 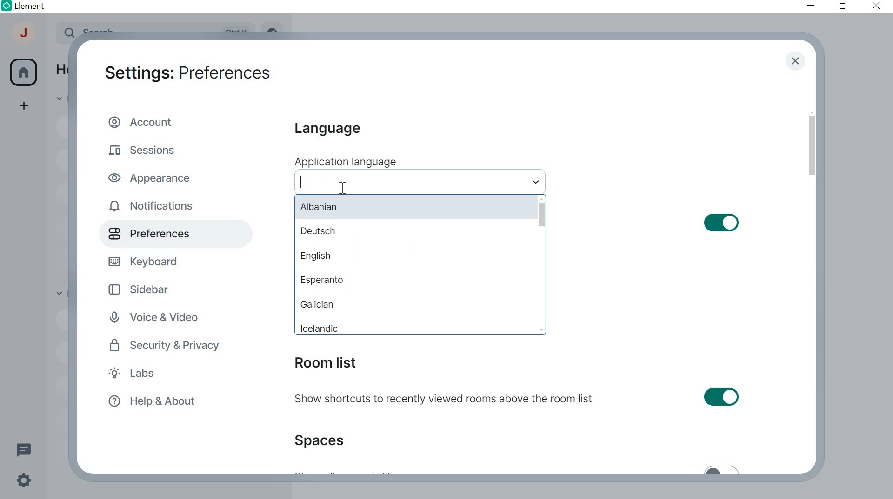 I want to click on Language, so click(x=326, y=129).